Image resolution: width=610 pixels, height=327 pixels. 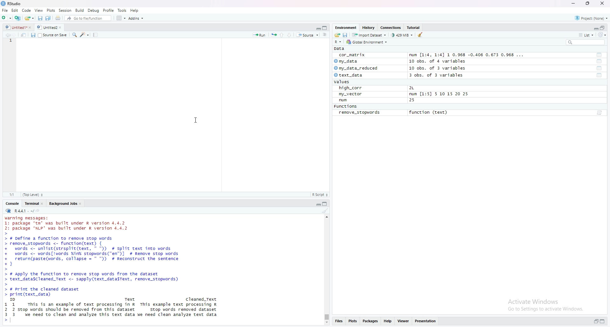 I want to click on 10 obs. of 4 variables, so click(x=439, y=62).